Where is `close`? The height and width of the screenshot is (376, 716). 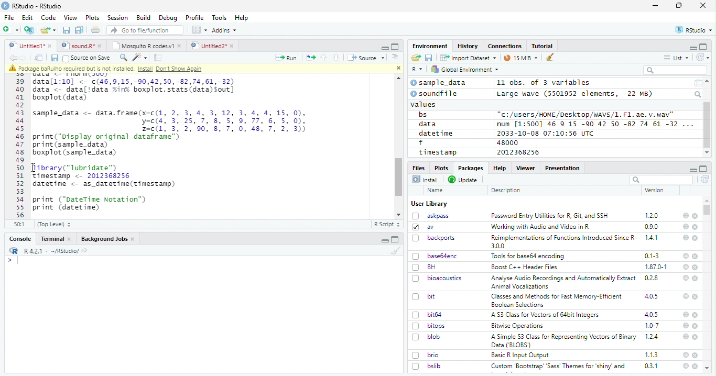 close is located at coordinates (696, 238).